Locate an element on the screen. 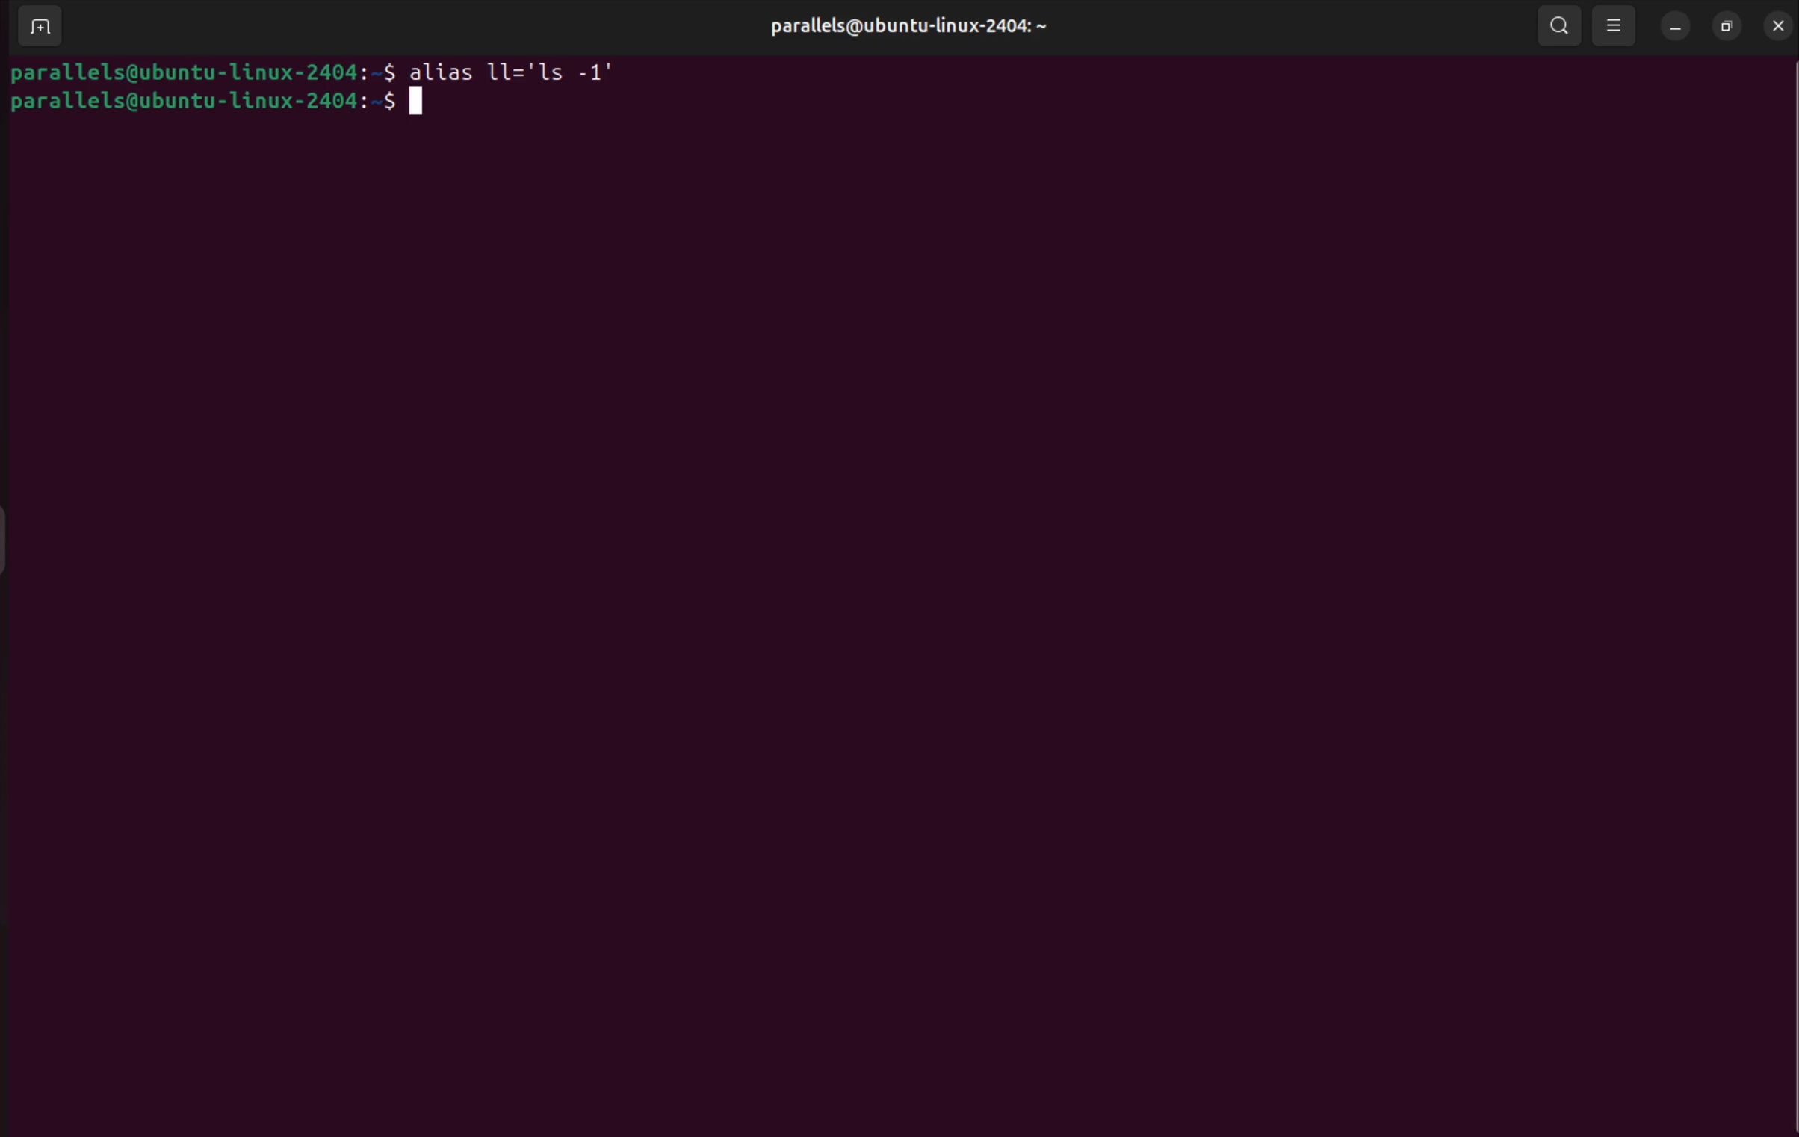  parallels is located at coordinates (894, 22).